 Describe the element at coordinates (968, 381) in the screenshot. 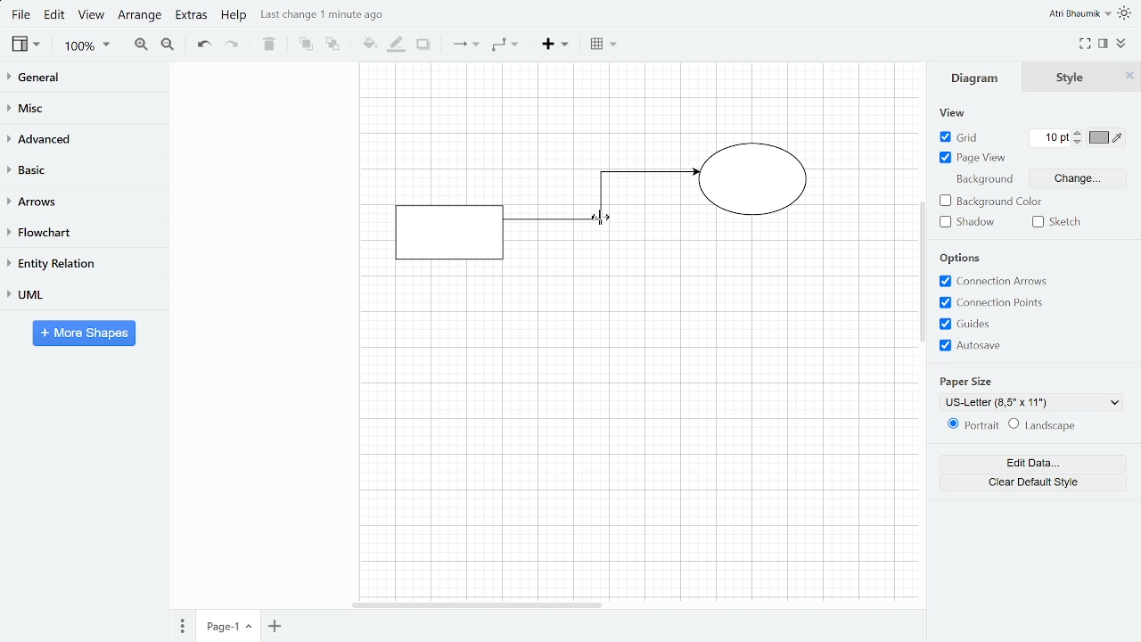

I see `paper size` at that location.